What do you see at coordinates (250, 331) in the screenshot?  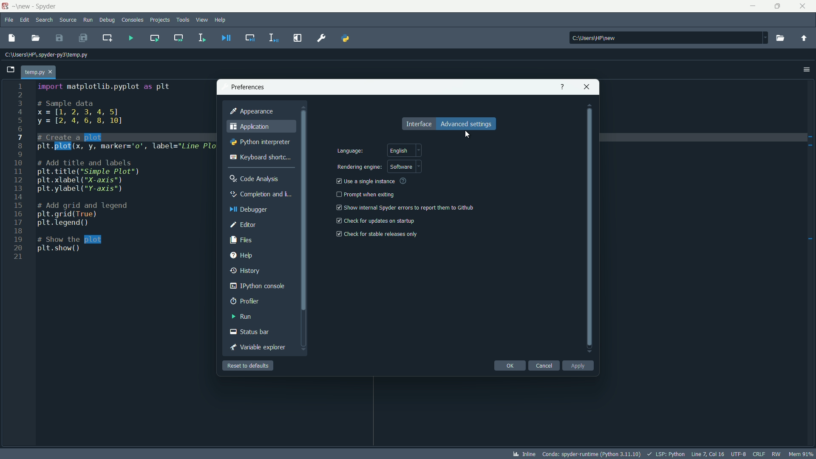 I see `status bar` at bounding box center [250, 331].